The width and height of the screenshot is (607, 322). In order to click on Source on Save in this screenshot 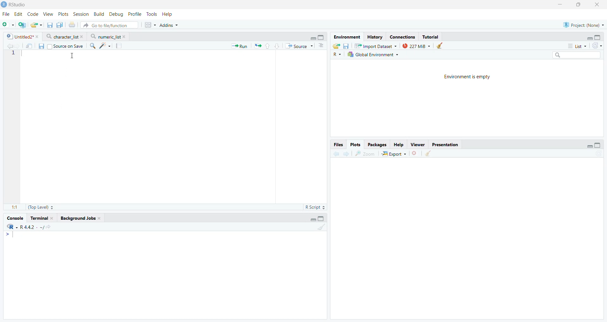, I will do `click(65, 46)`.